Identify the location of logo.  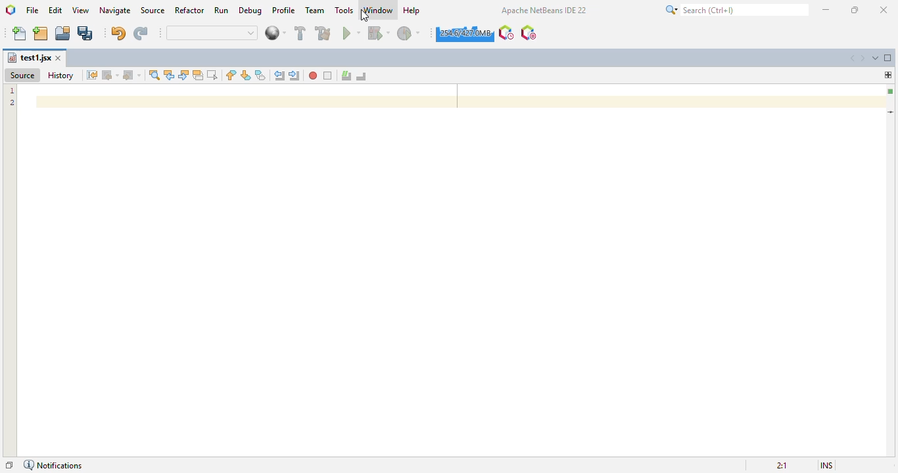
(11, 10).